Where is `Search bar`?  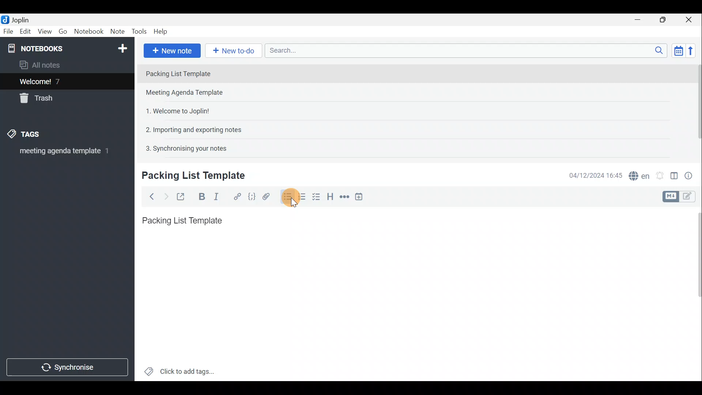 Search bar is located at coordinates (464, 51).